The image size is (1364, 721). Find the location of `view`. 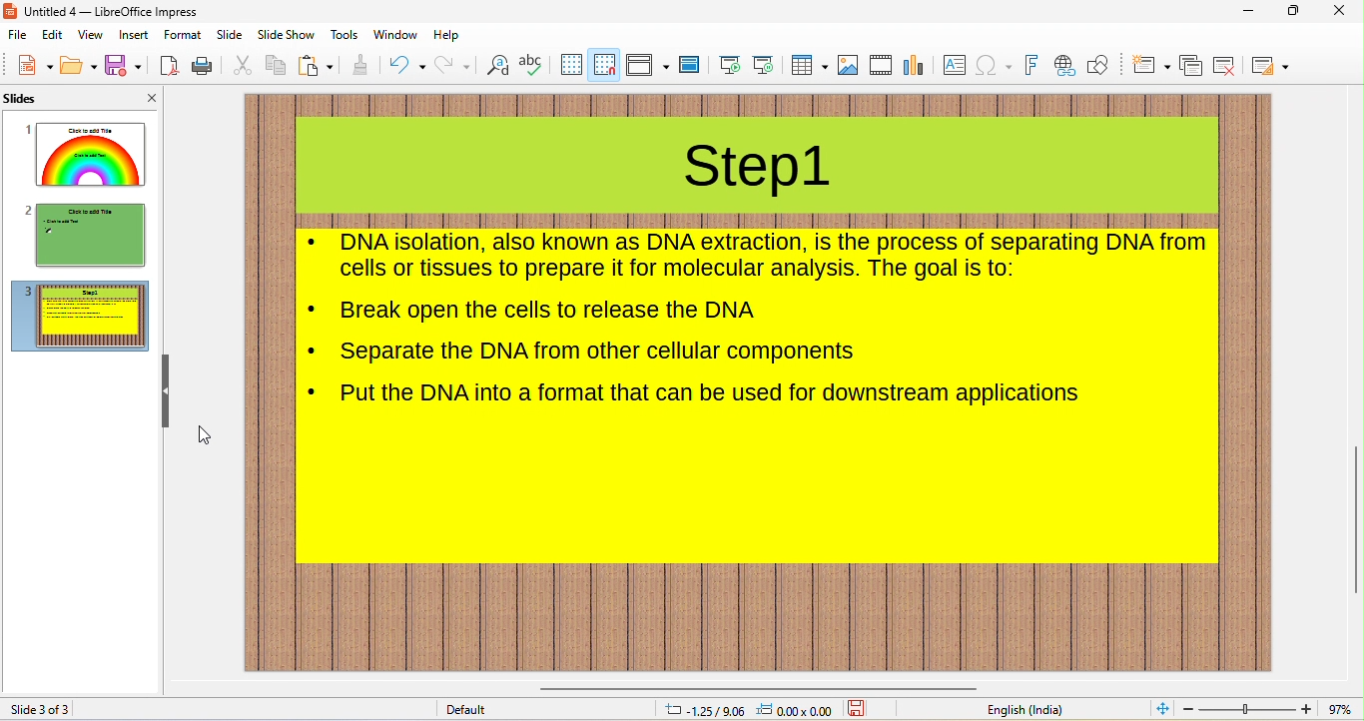

view is located at coordinates (90, 35).